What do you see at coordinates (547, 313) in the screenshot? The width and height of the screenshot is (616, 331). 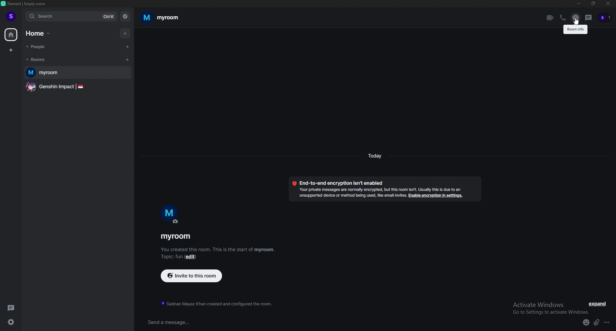 I see `go to settings to activate windows` at bounding box center [547, 313].